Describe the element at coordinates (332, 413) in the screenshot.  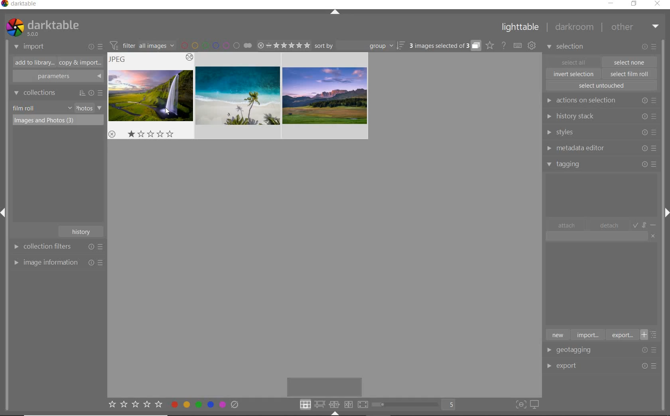
I see `Expand/Collapse` at that location.